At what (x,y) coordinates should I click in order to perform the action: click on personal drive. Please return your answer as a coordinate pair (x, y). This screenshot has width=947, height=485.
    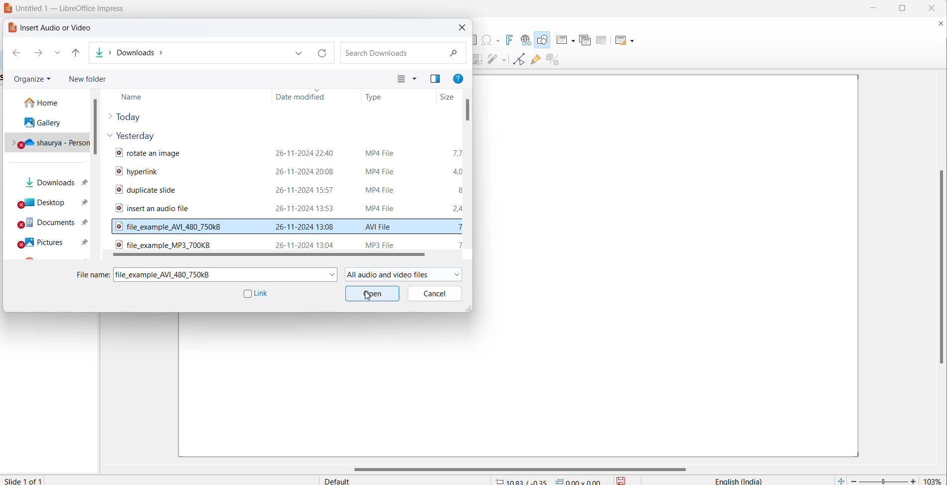
    Looking at the image, I should click on (52, 142).